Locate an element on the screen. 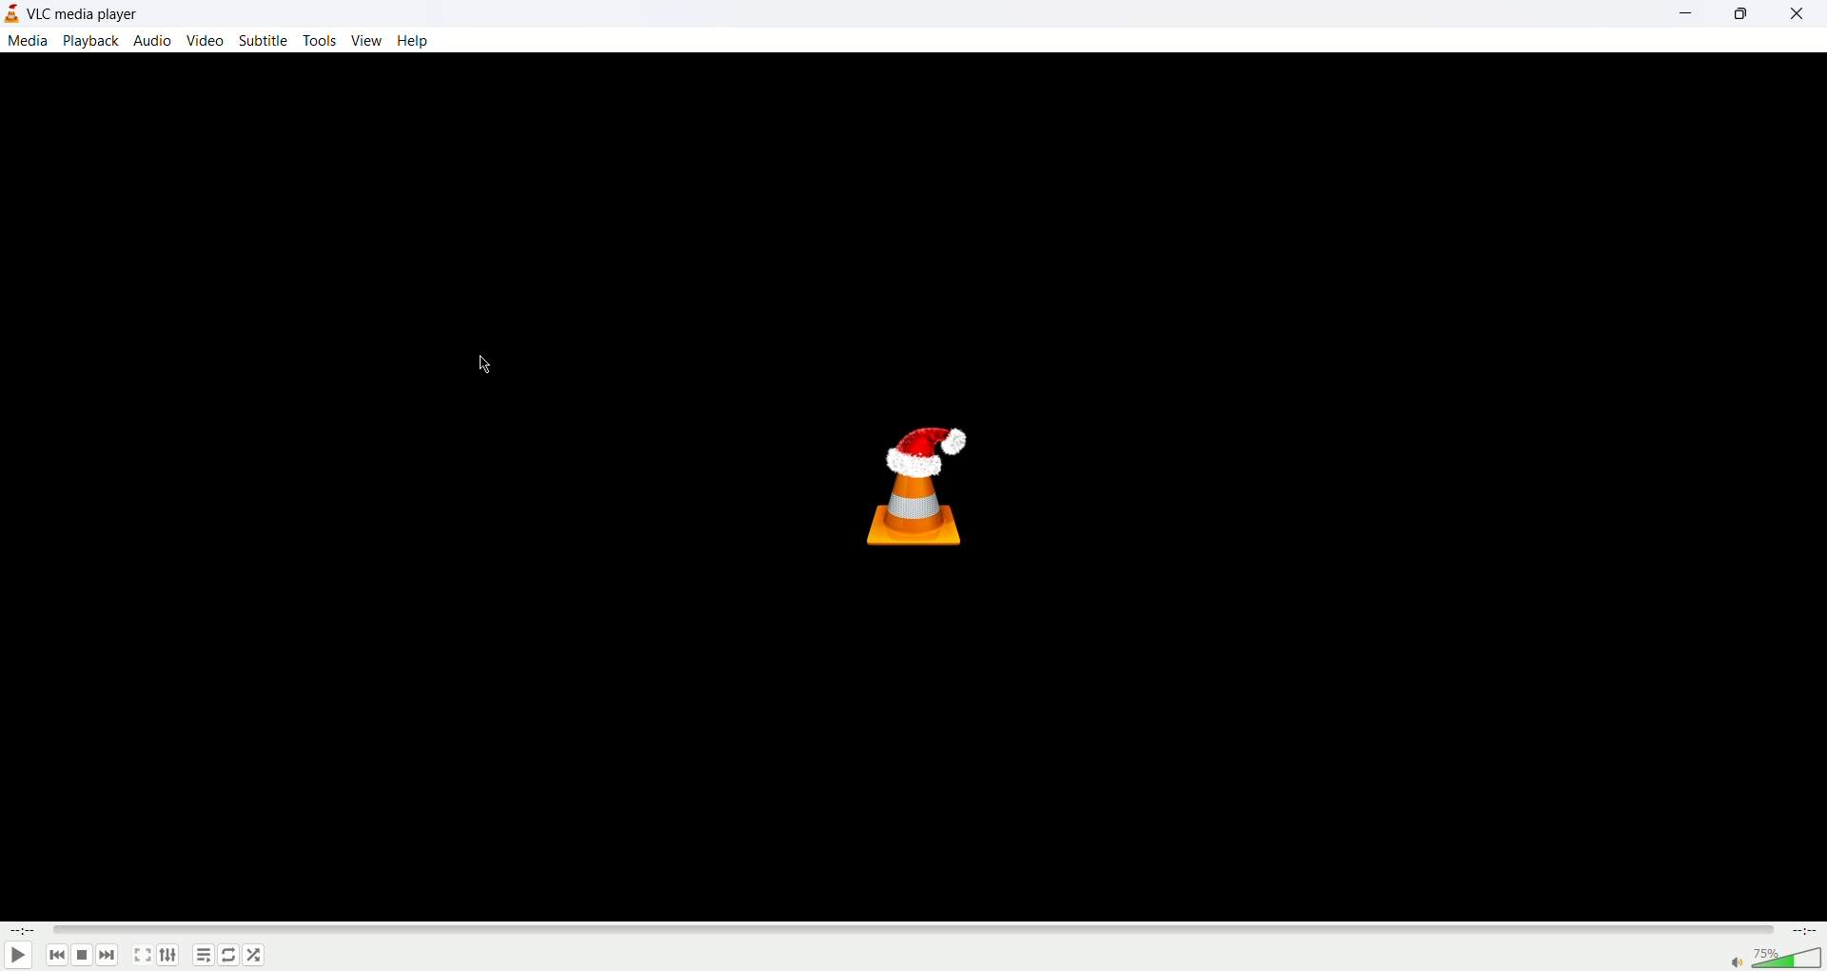  help is located at coordinates (417, 40).